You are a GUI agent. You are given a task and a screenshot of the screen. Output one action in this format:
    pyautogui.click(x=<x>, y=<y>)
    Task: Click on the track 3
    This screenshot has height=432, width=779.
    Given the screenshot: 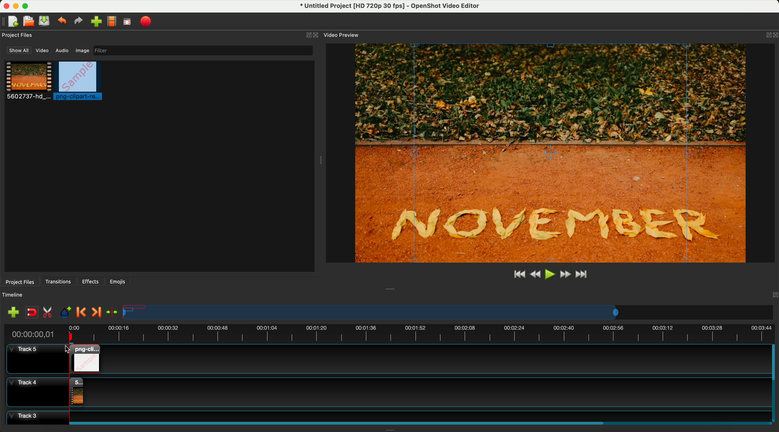 What is the action you would take?
    pyautogui.click(x=386, y=415)
    